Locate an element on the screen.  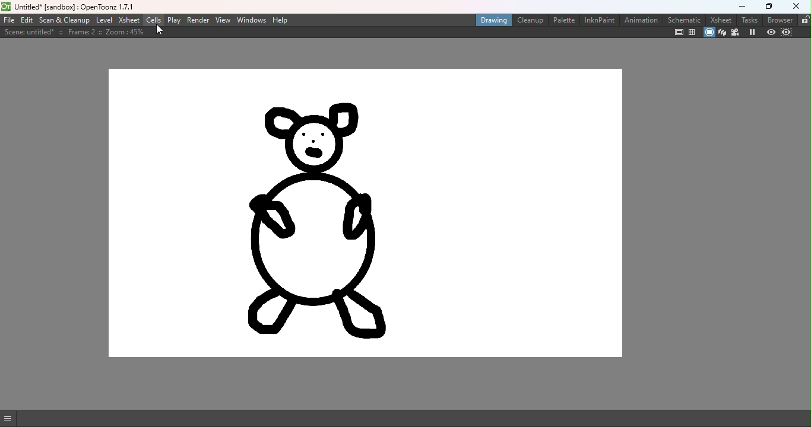
Scene details is located at coordinates (76, 33).